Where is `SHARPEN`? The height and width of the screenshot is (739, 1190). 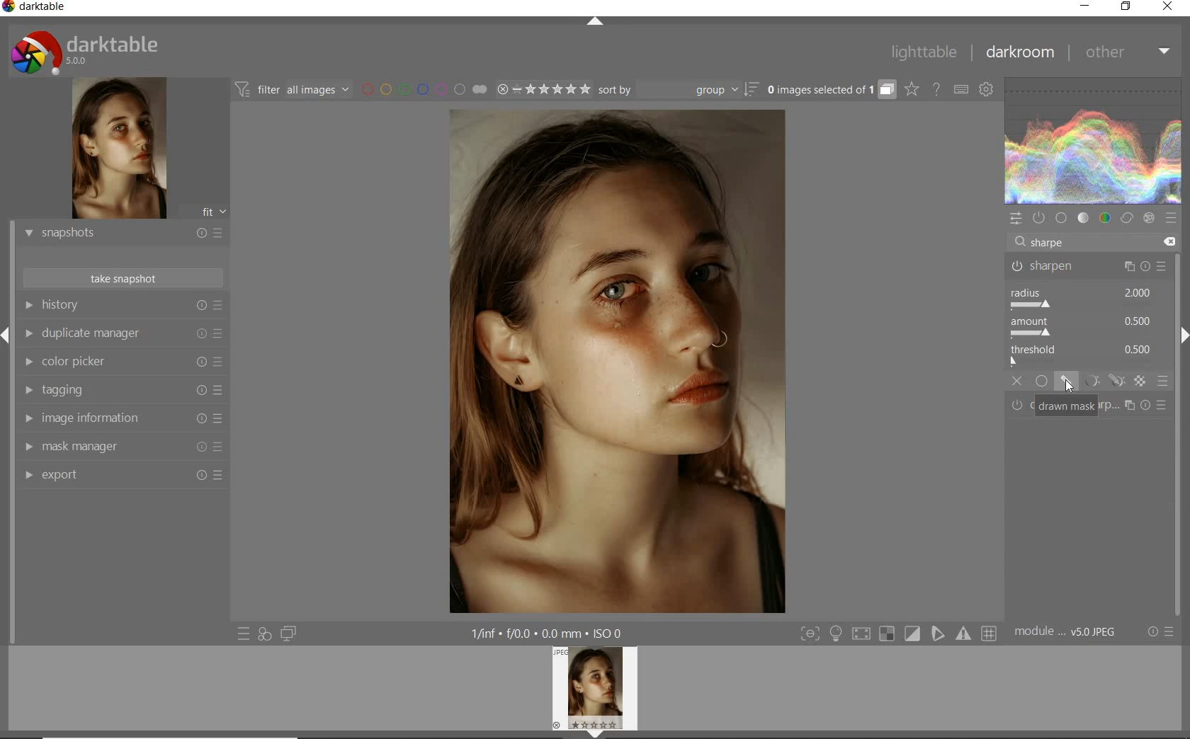
SHARPEN is located at coordinates (1089, 268).